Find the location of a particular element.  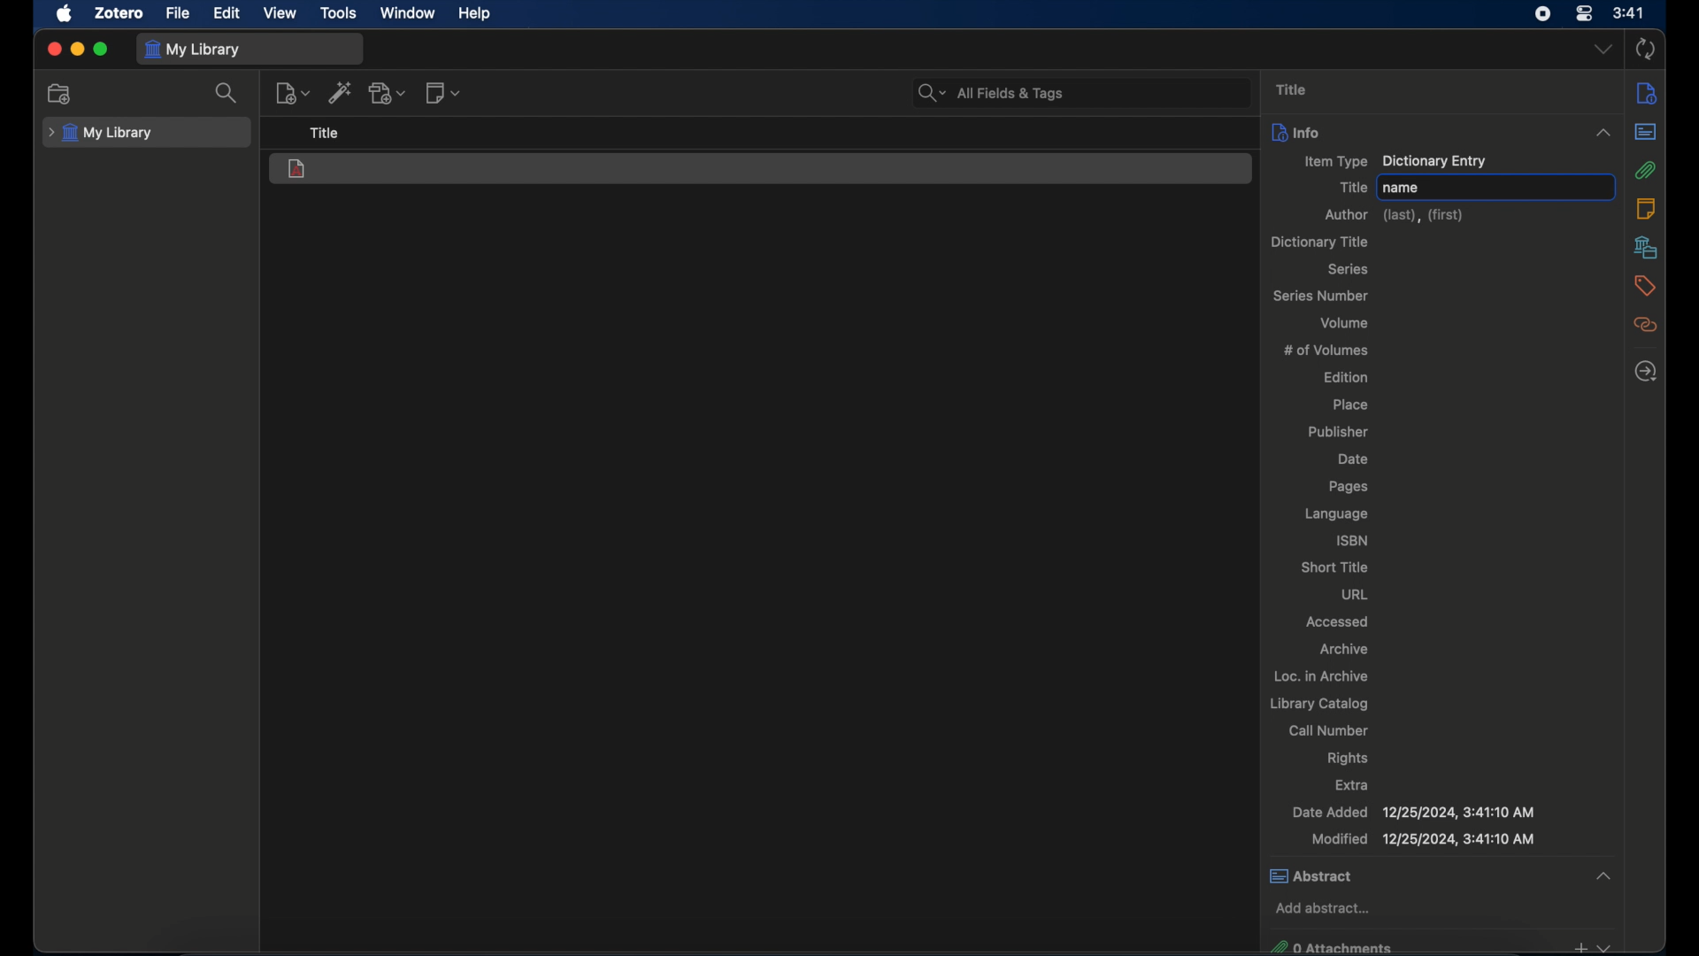

place is located at coordinates (1350, 404).